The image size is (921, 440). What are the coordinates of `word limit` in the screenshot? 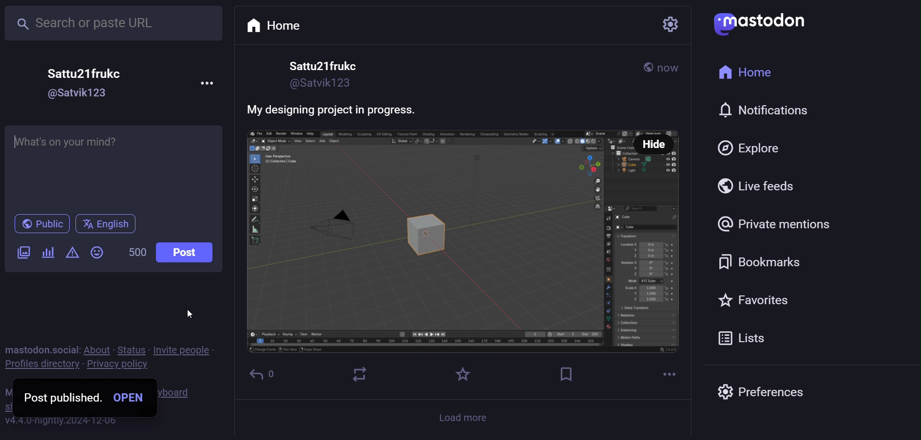 It's located at (137, 254).